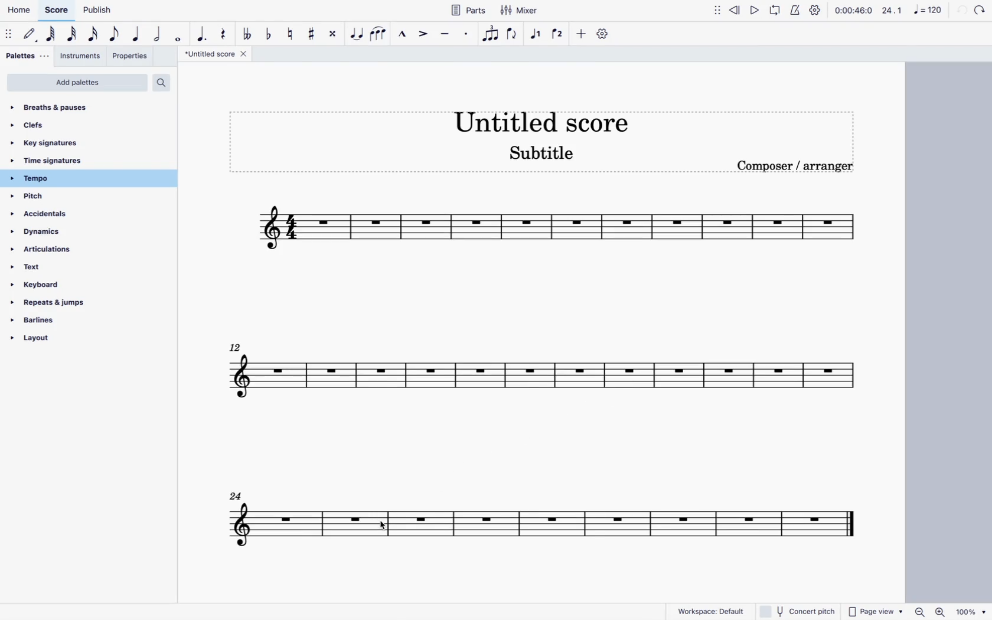 The width and height of the screenshot is (992, 620). I want to click on accidentals, so click(45, 215).